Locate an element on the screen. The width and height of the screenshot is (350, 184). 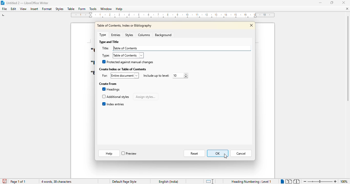
maximize is located at coordinates (332, 3).